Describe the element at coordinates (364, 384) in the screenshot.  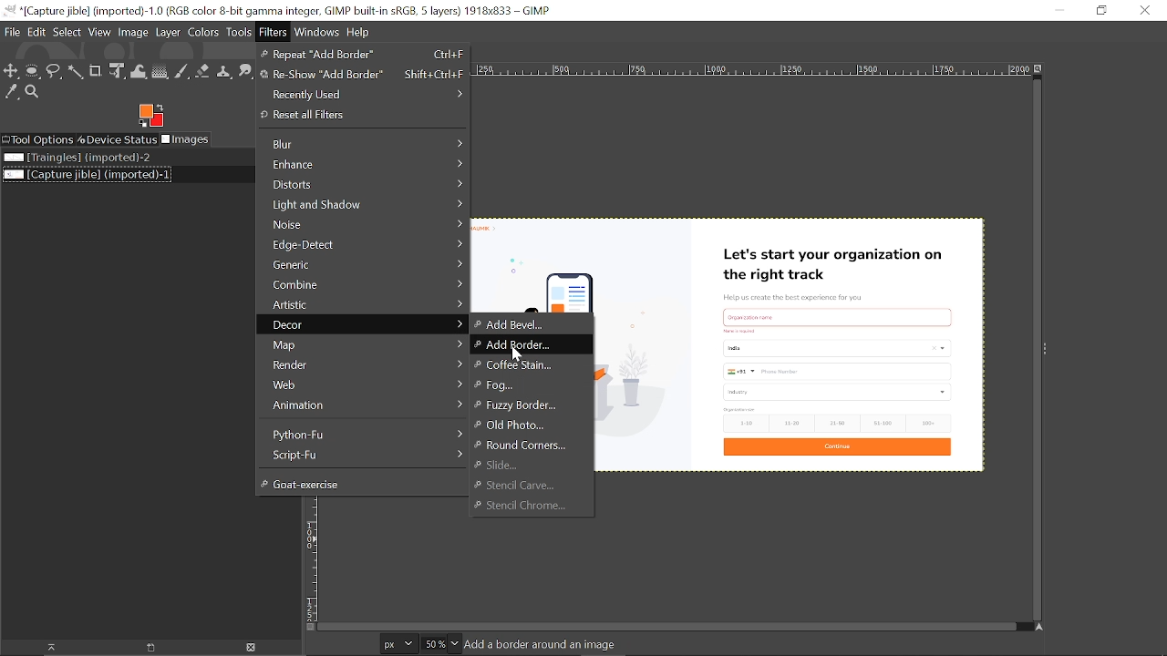
I see `Web` at that location.